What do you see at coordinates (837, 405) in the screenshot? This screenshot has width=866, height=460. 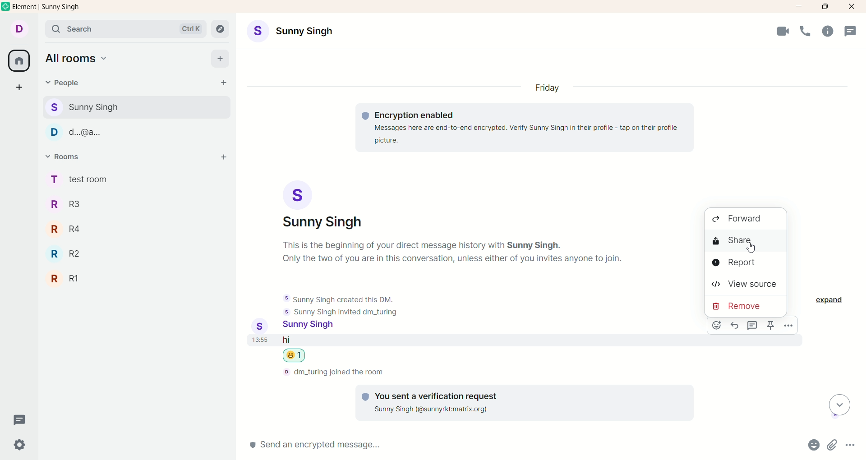 I see `scroll` at bounding box center [837, 405].